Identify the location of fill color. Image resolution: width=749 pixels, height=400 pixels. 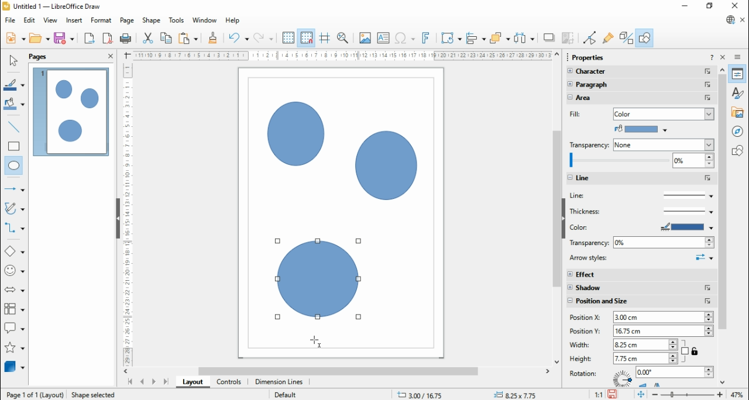
(15, 105).